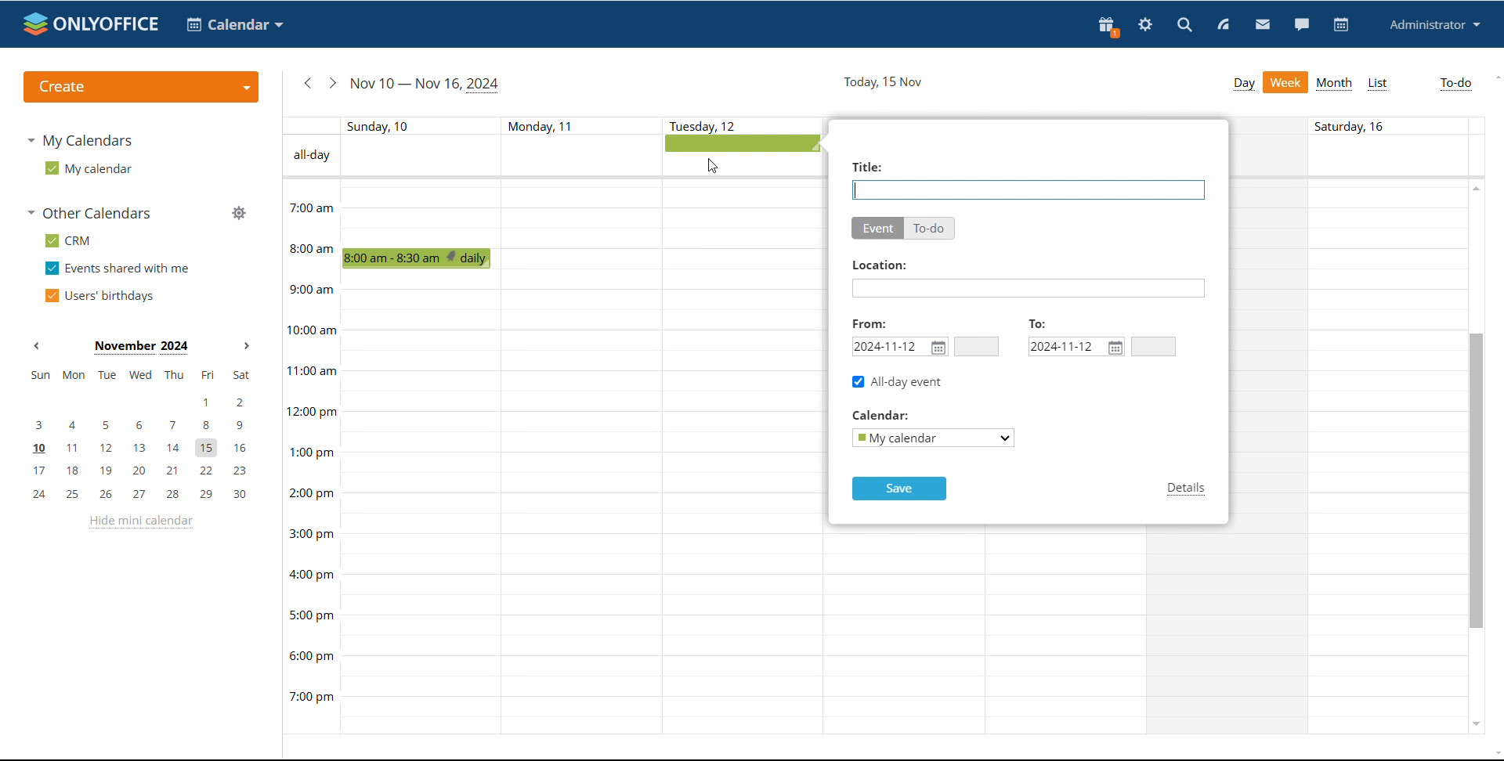 The width and height of the screenshot is (1504, 761). Describe the element at coordinates (89, 168) in the screenshot. I see `my calendar` at that location.